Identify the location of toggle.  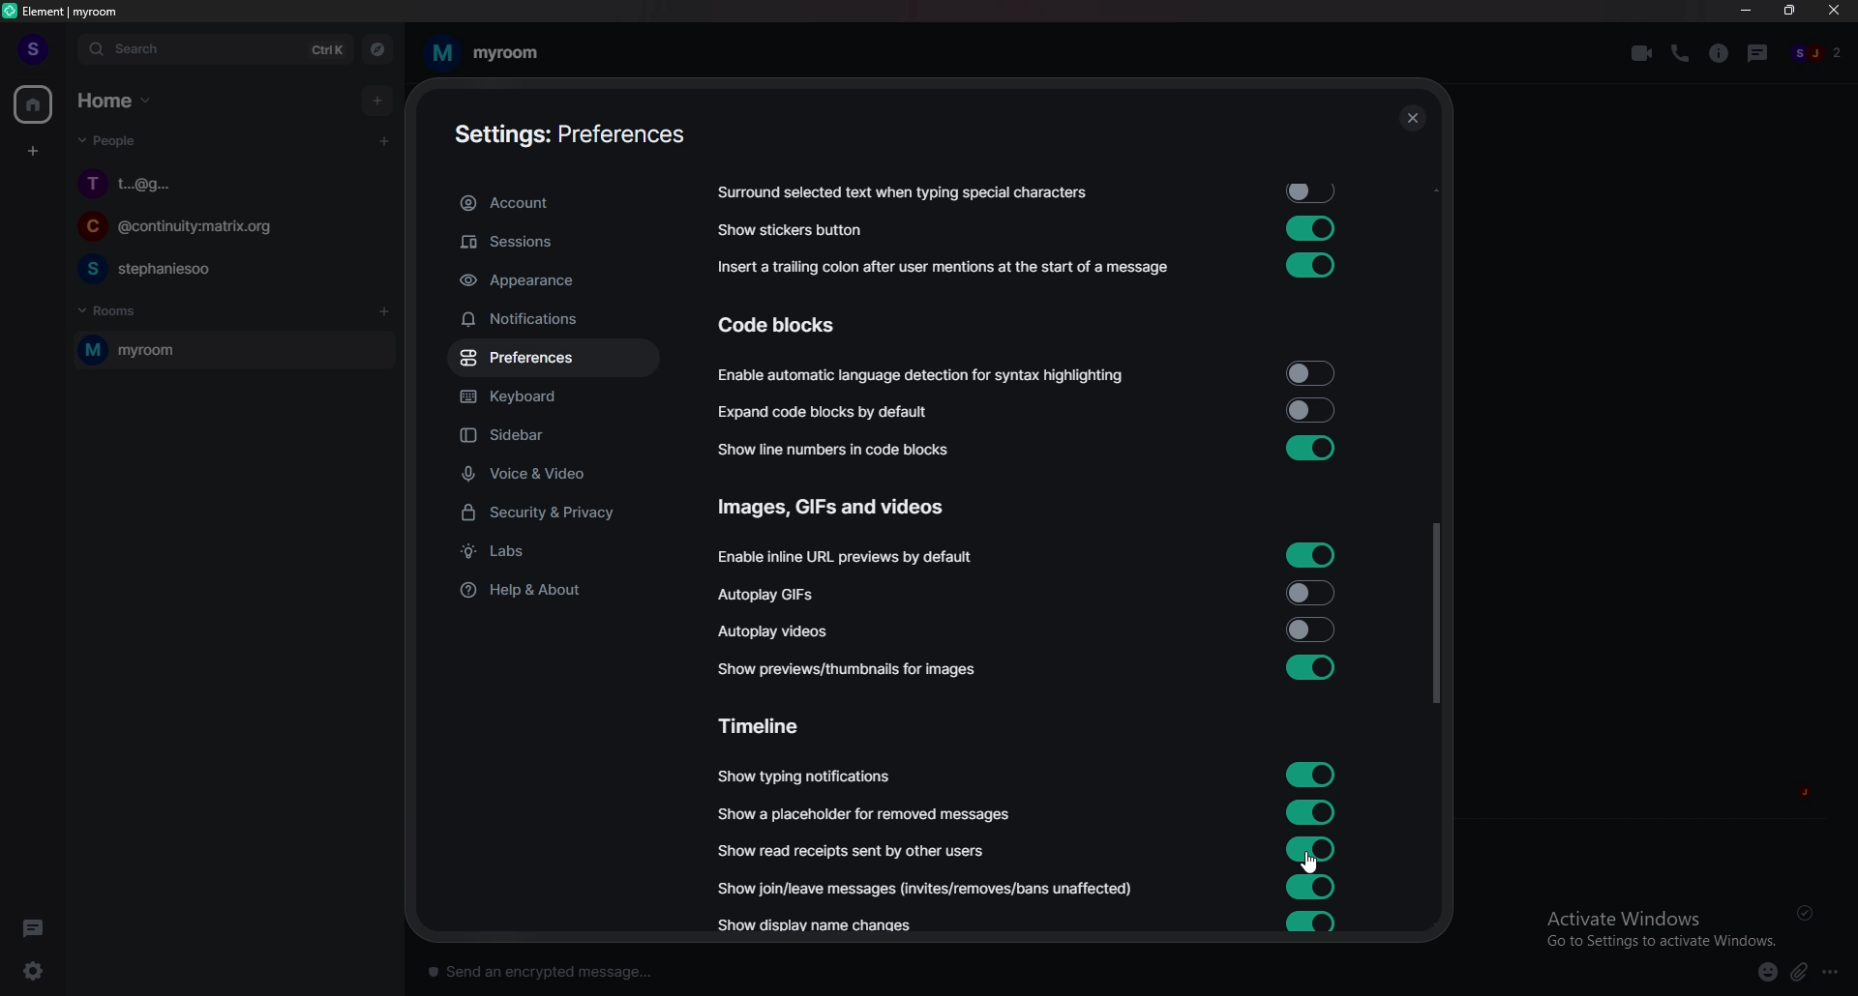
(1312, 887).